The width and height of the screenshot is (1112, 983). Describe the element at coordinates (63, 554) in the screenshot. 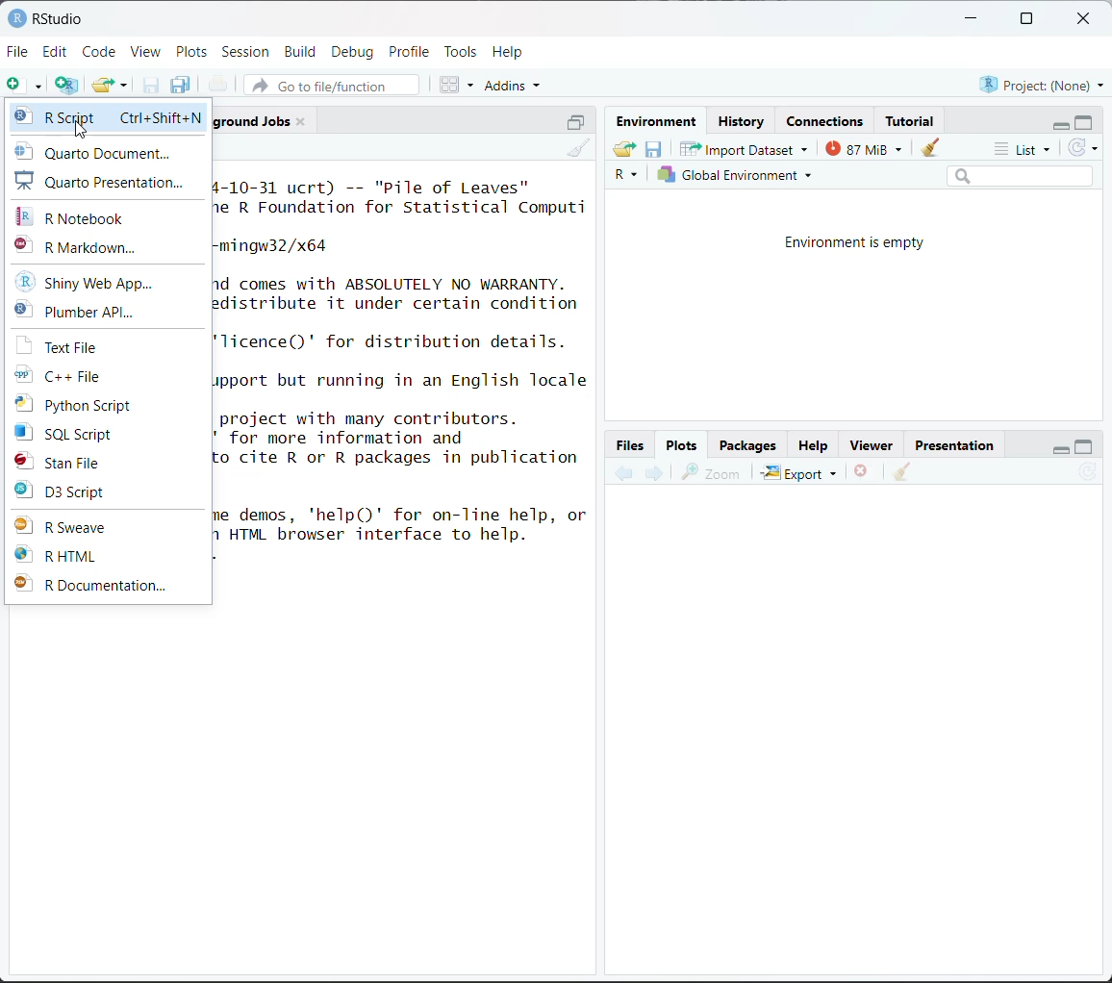

I see `R HTML` at that location.